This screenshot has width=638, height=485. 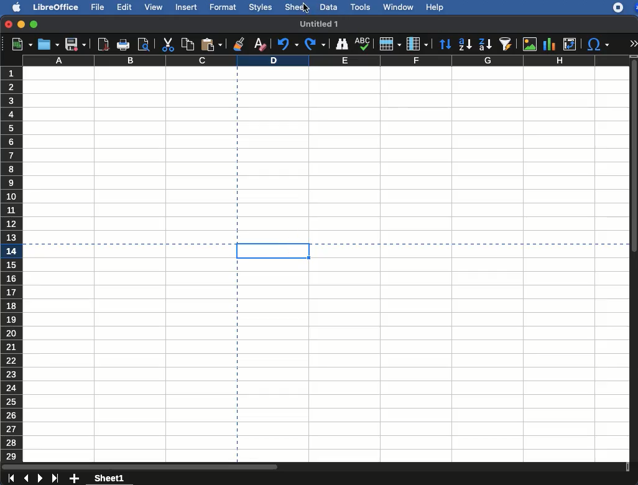 What do you see at coordinates (56, 6) in the screenshot?
I see `libreoffice` at bounding box center [56, 6].